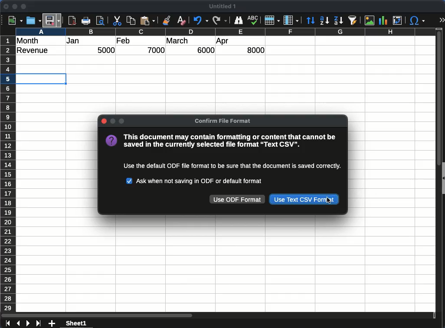 This screenshot has width=445, height=328. I want to click on 7000, so click(157, 50).